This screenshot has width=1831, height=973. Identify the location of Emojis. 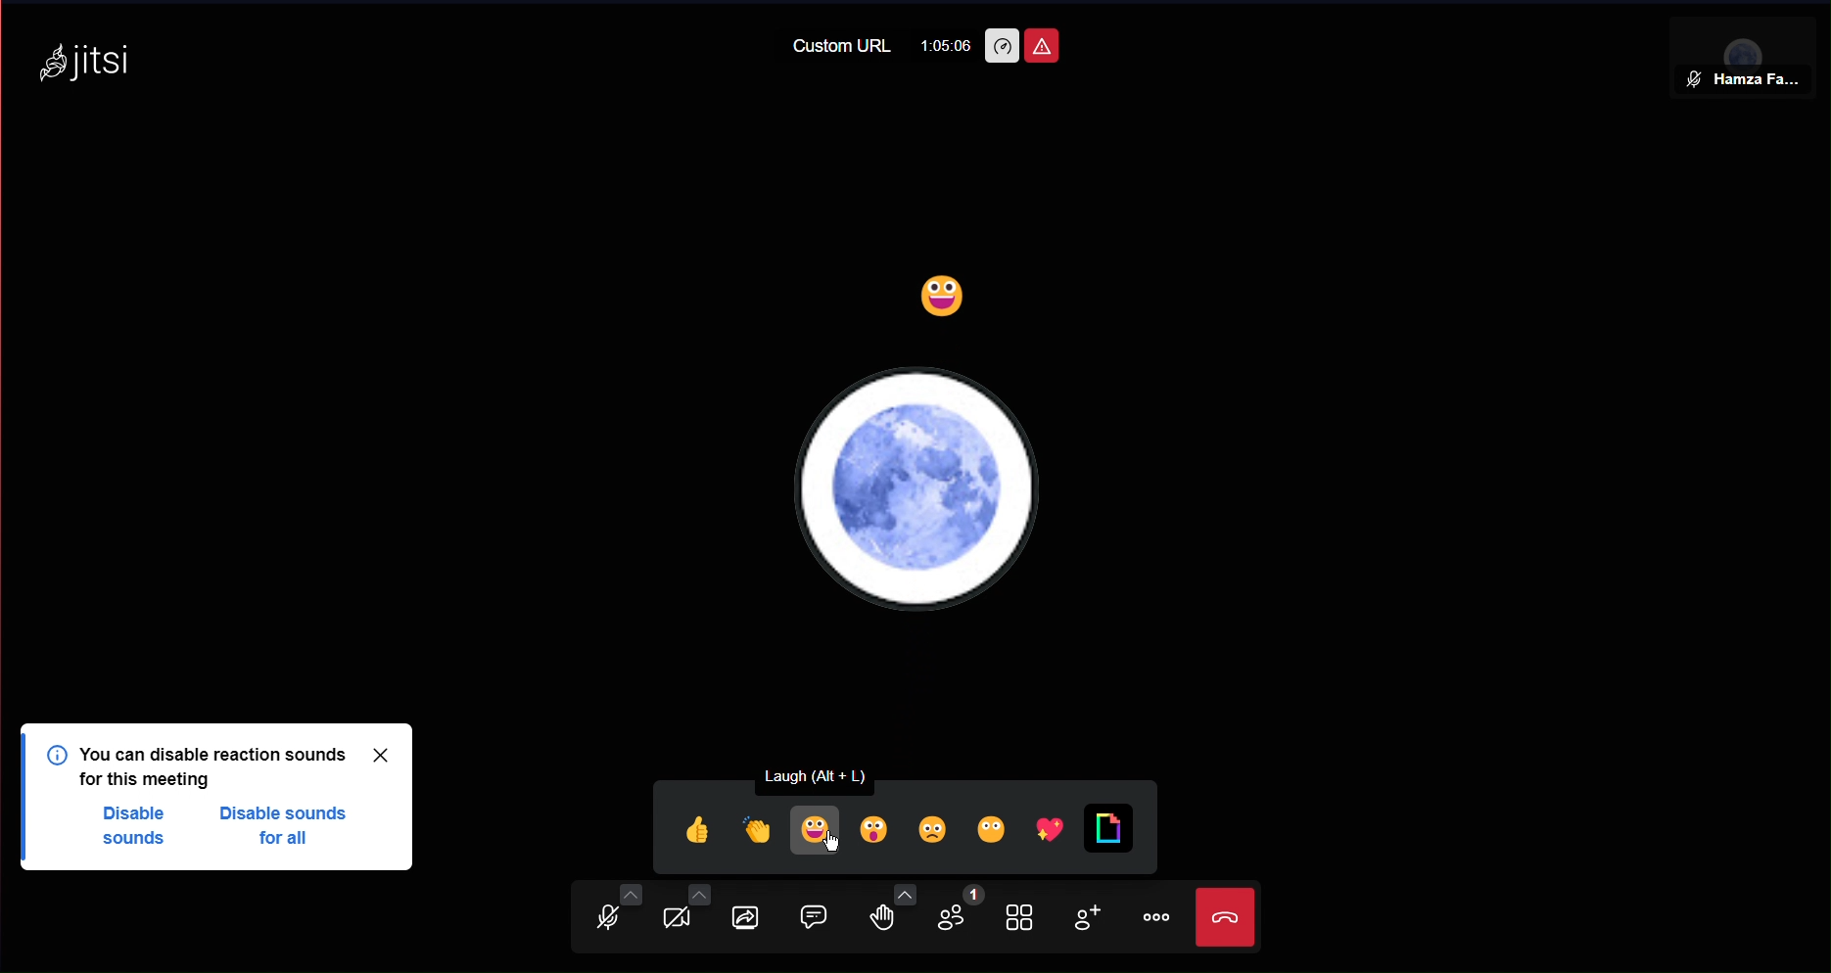
(898, 825).